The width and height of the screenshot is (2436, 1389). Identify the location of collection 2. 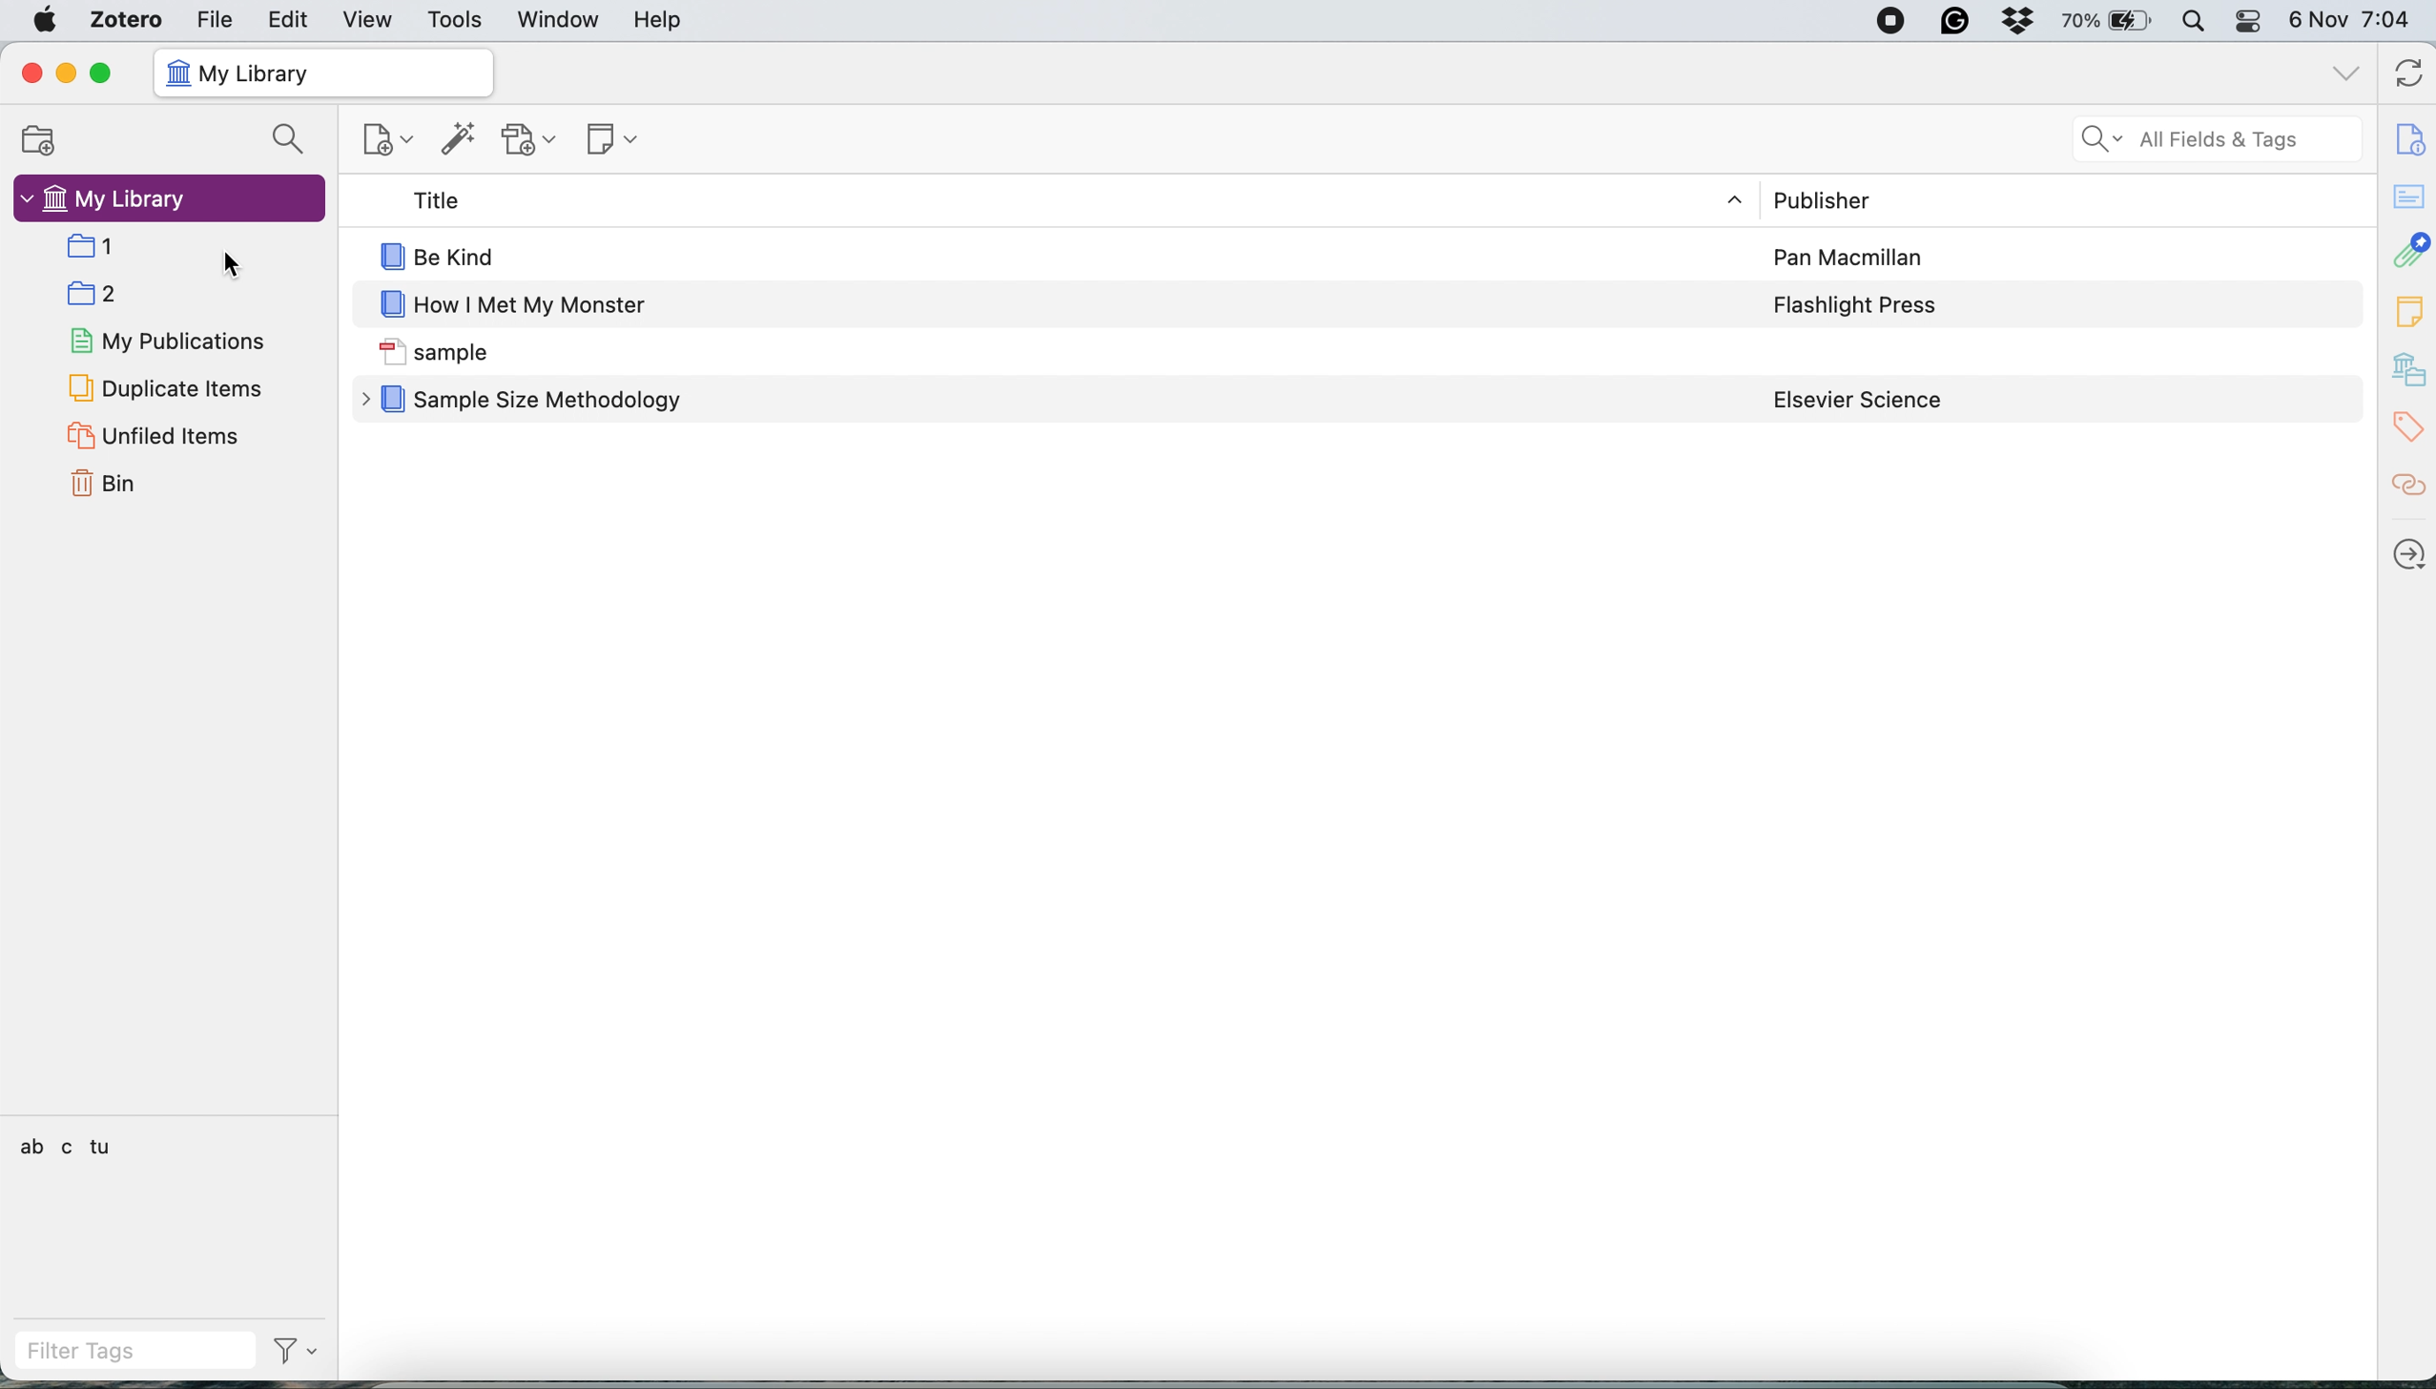
(101, 295).